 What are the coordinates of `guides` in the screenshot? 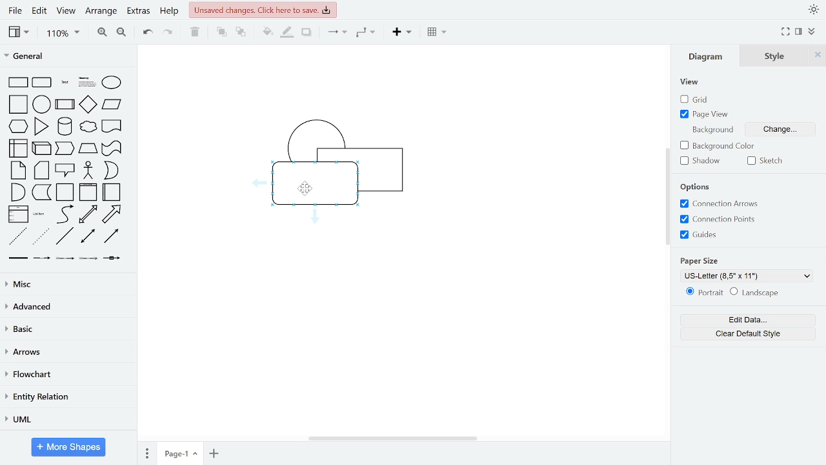 It's located at (702, 236).